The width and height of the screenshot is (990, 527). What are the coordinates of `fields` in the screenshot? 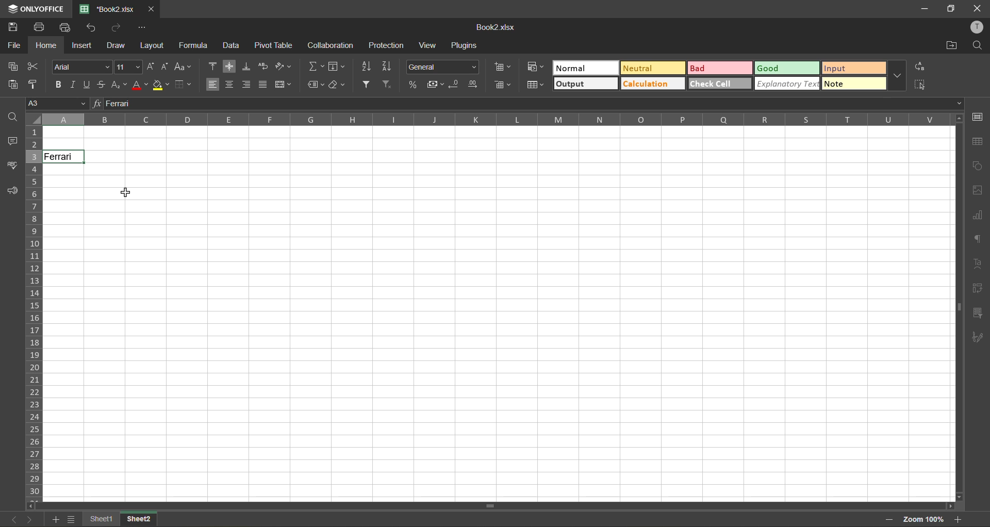 It's located at (337, 66).